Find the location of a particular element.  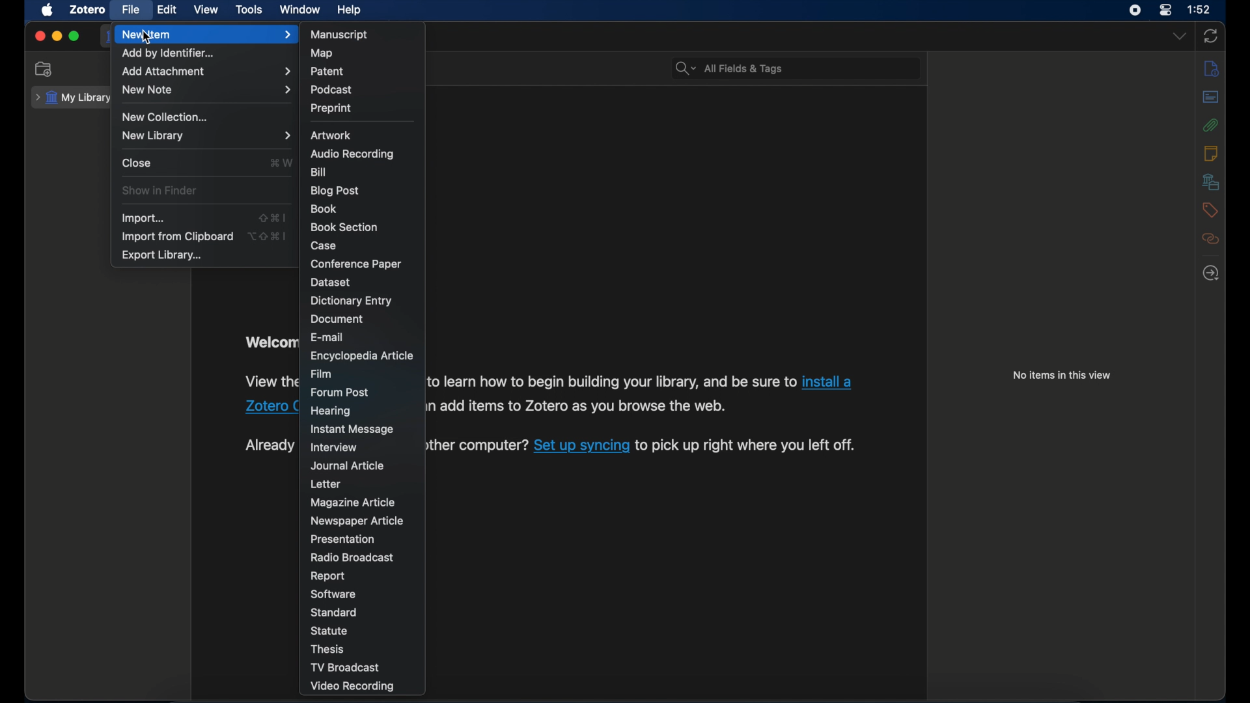

new note is located at coordinates (207, 89).